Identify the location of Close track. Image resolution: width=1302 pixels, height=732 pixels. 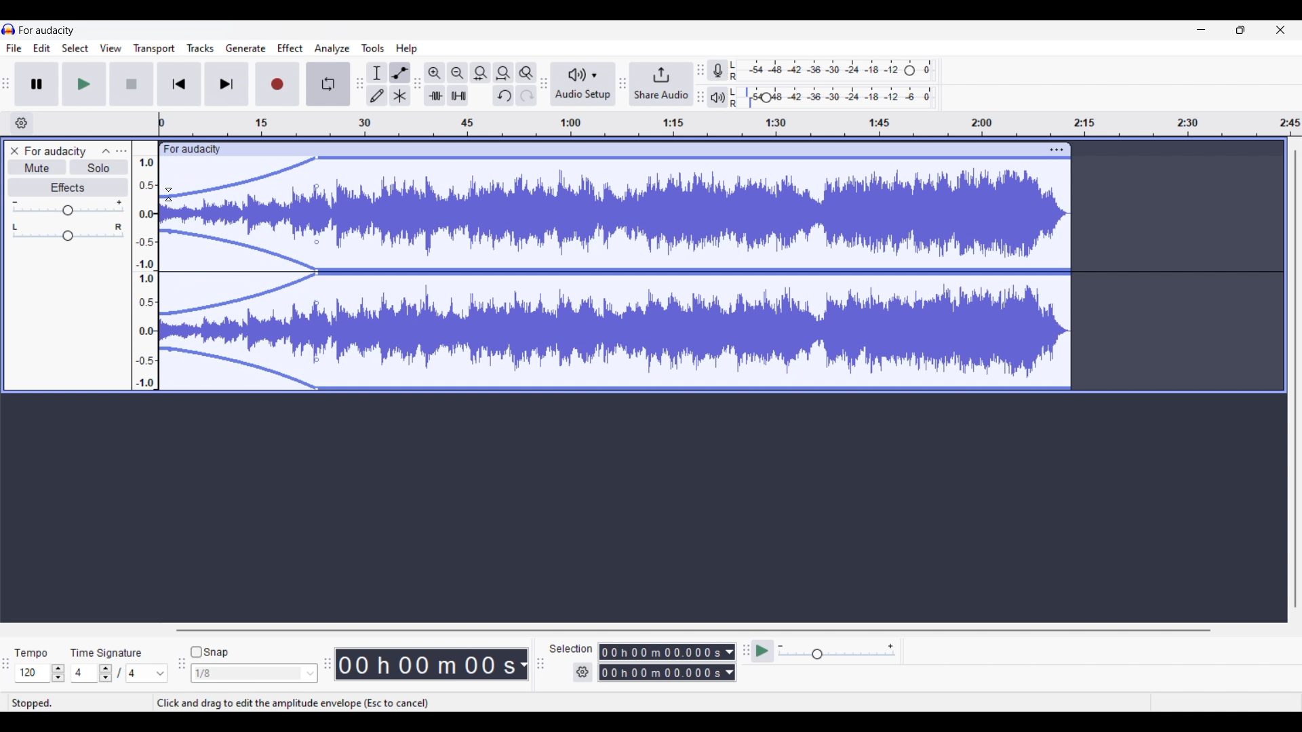
(15, 150).